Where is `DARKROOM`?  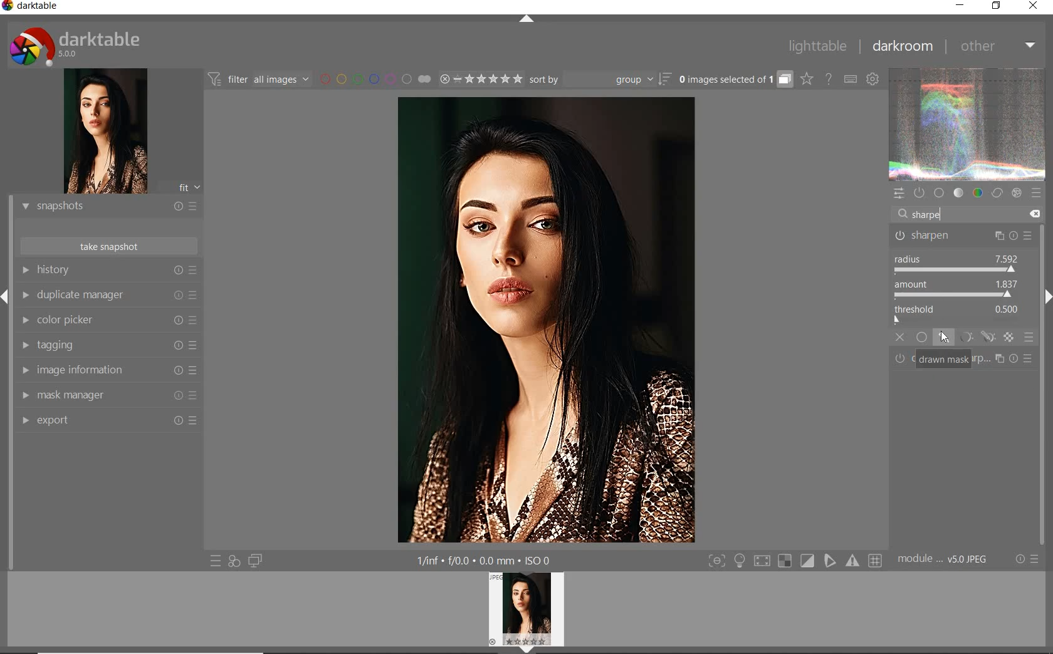 DARKROOM is located at coordinates (903, 47).